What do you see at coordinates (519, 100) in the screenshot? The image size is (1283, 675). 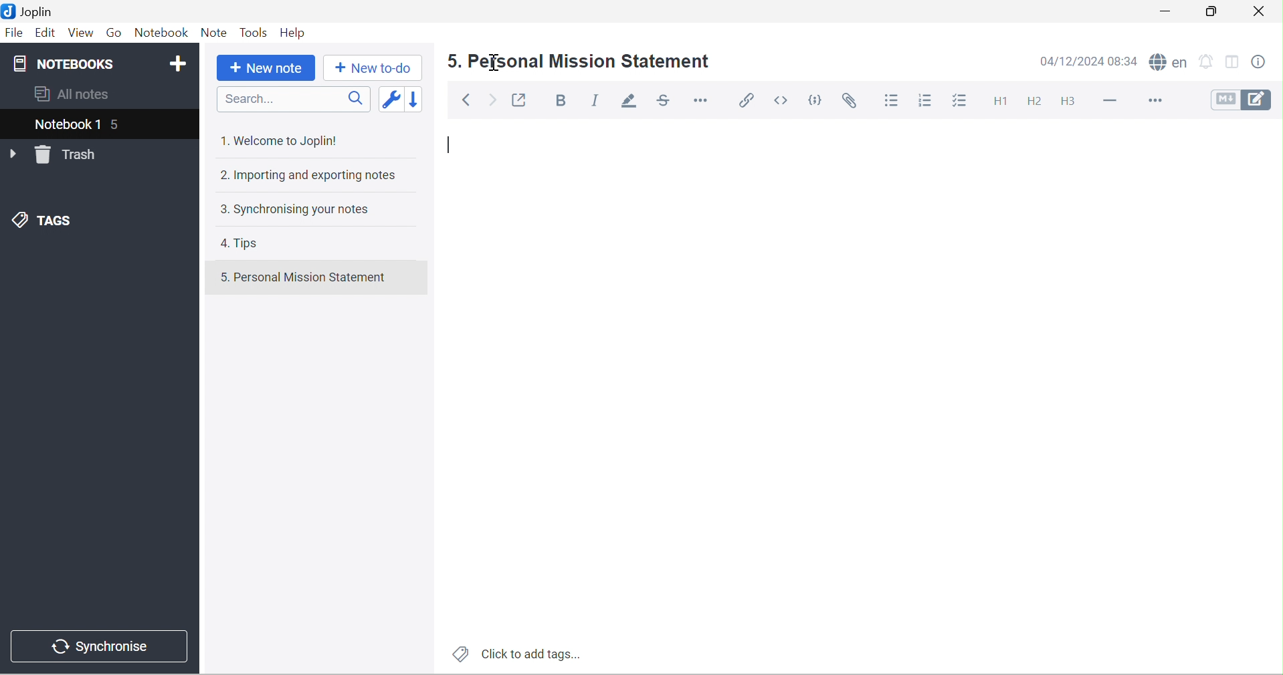 I see `Toggle external editing` at bounding box center [519, 100].